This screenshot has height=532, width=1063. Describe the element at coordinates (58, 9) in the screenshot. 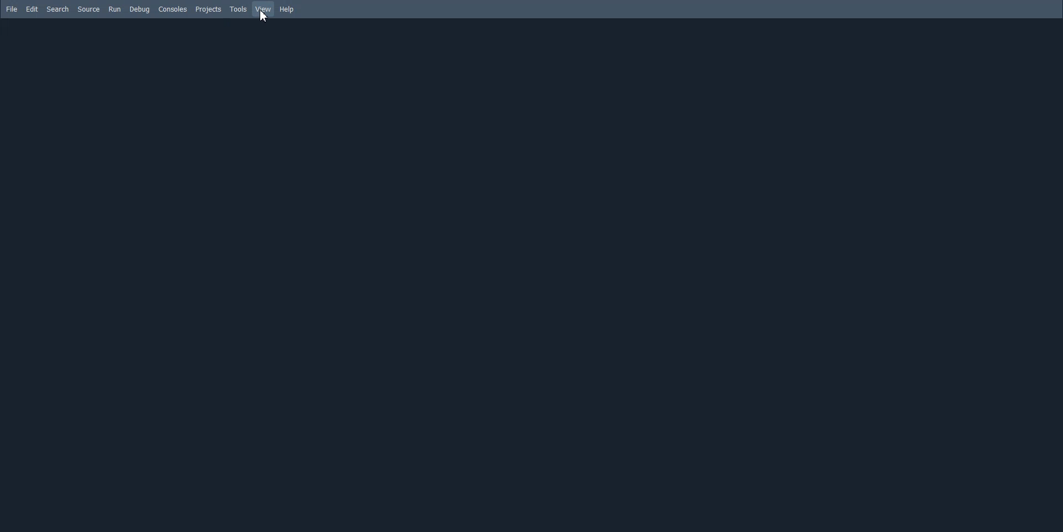

I see `Search` at that location.